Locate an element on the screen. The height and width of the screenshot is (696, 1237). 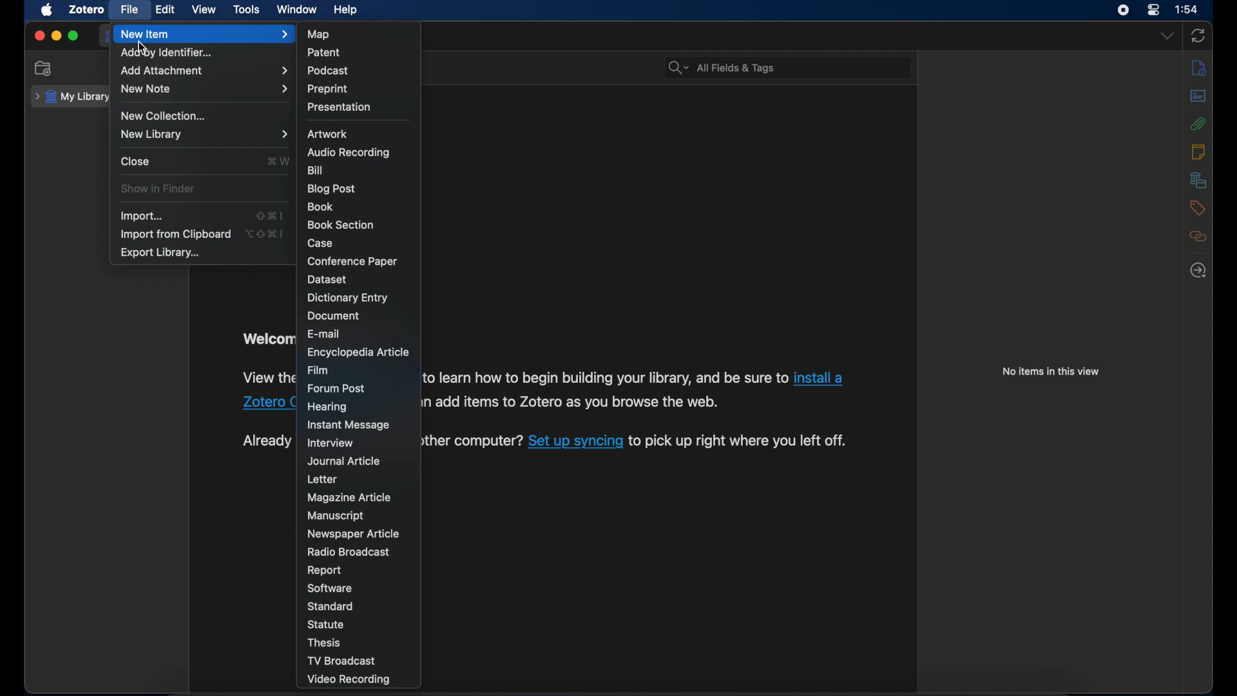
close is located at coordinates (39, 35).